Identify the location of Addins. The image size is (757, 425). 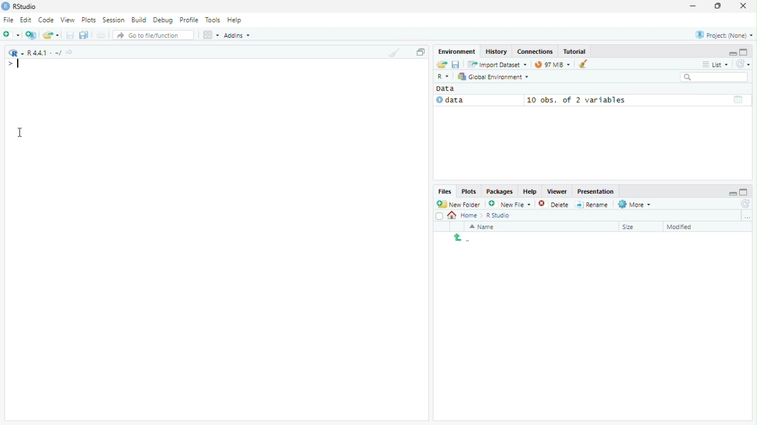
(237, 35).